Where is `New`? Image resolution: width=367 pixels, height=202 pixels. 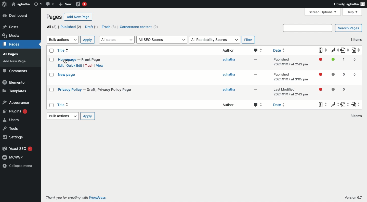
New is located at coordinates (65, 4).